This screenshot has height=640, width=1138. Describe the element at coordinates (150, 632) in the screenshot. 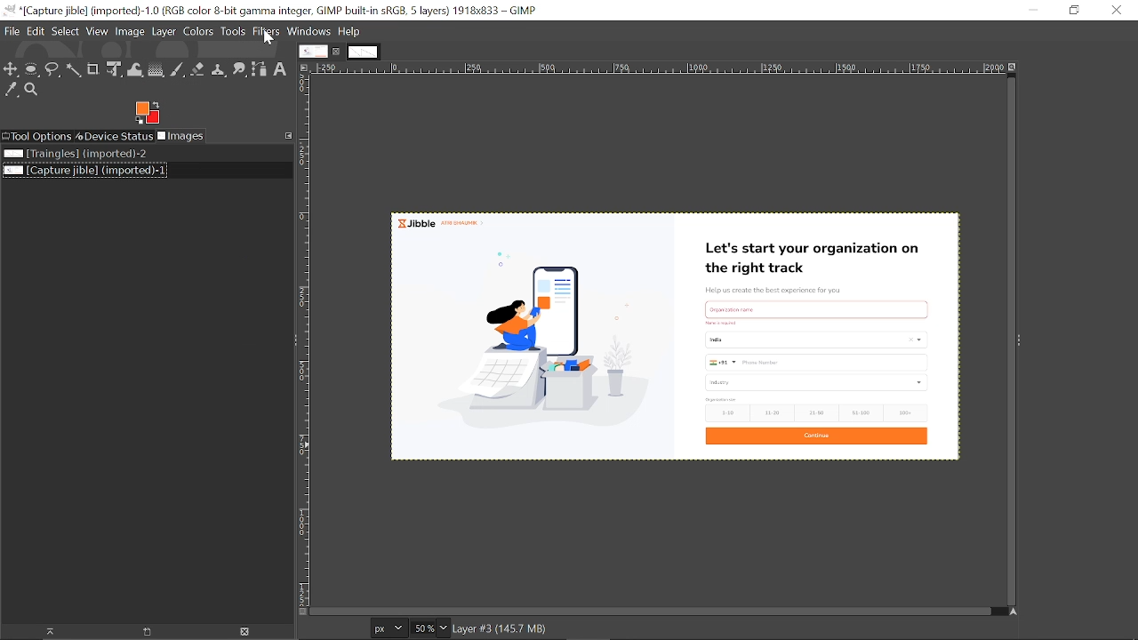

I see `Create a new display for this image` at that location.